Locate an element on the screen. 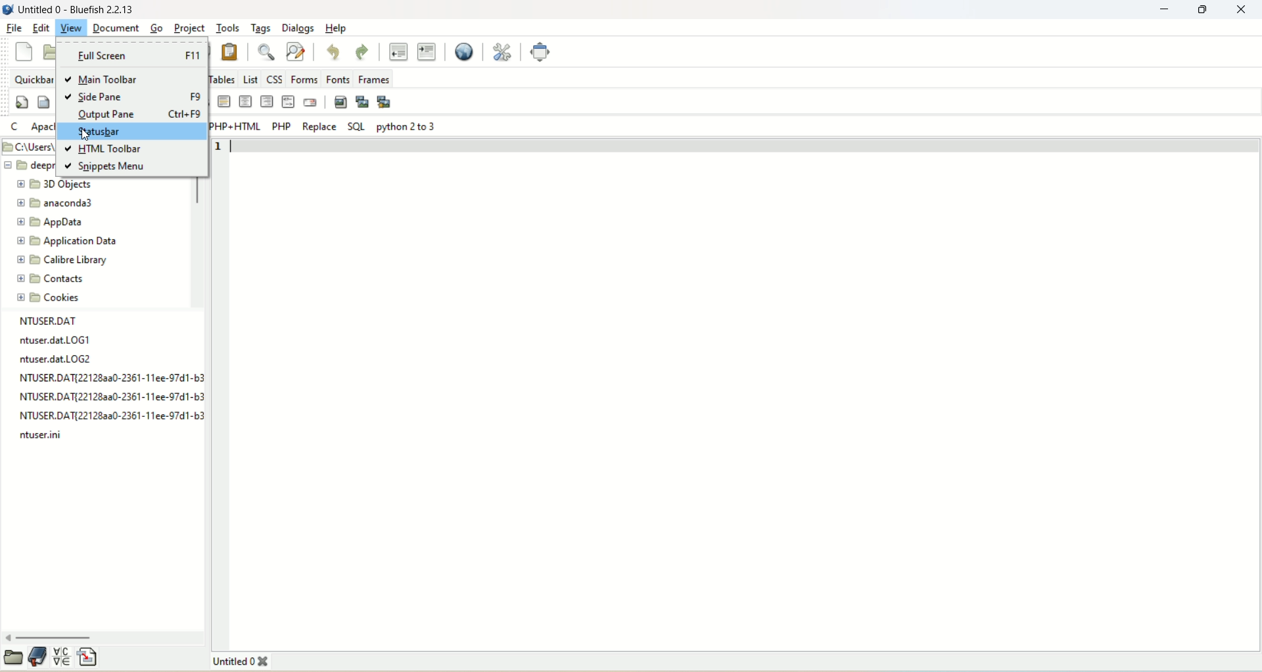  fullscreen is located at coordinates (133, 57).